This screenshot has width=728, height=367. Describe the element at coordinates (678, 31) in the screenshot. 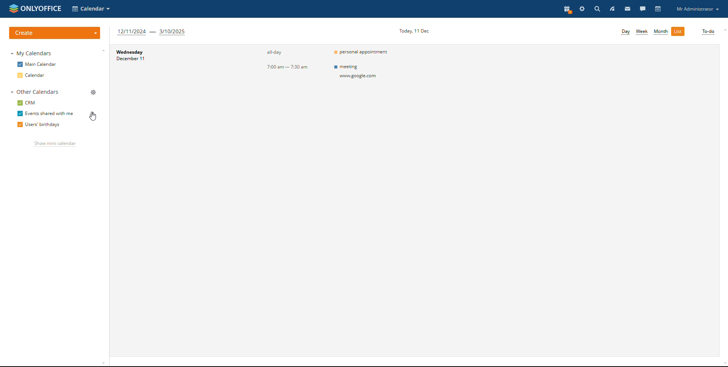

I see `list view` at that location.